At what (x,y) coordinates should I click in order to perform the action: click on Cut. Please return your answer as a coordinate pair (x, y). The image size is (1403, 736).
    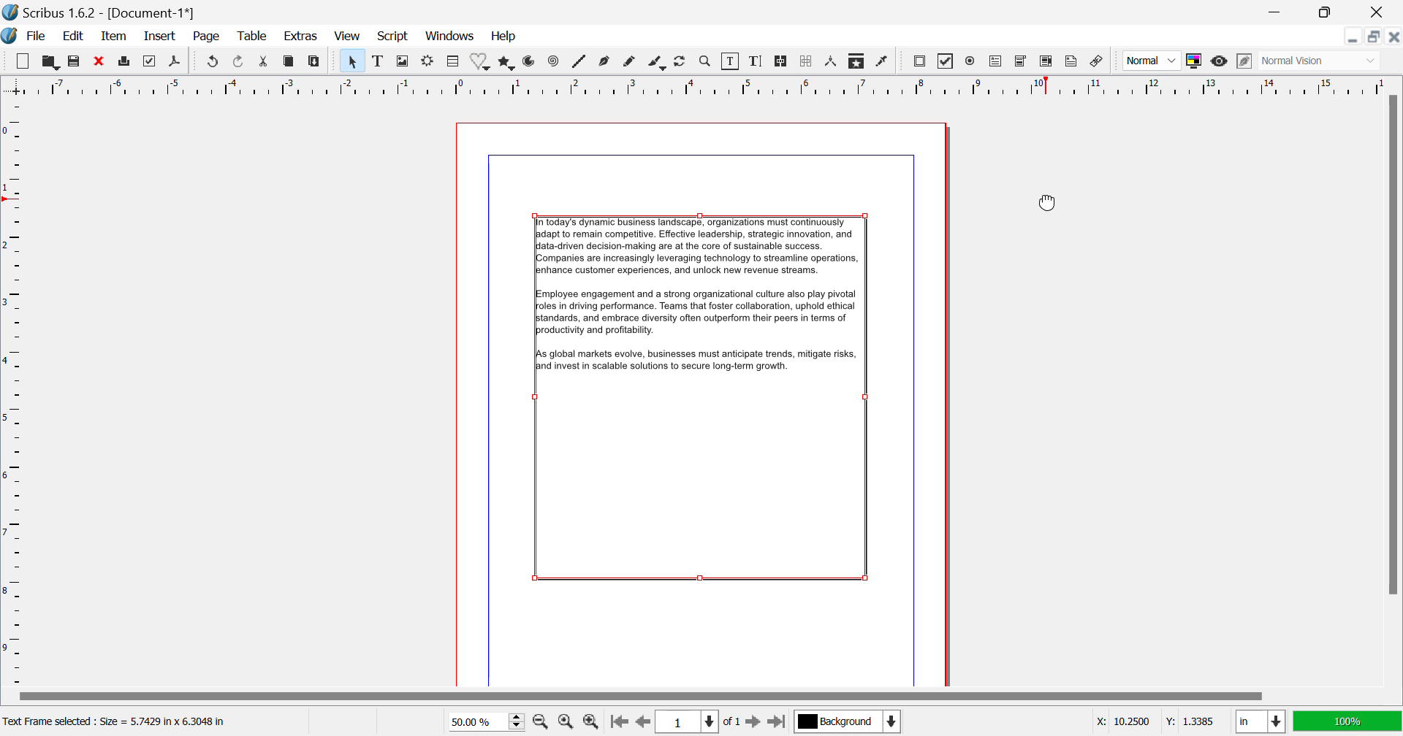
    Looking at the image, I should click on (266, 62).